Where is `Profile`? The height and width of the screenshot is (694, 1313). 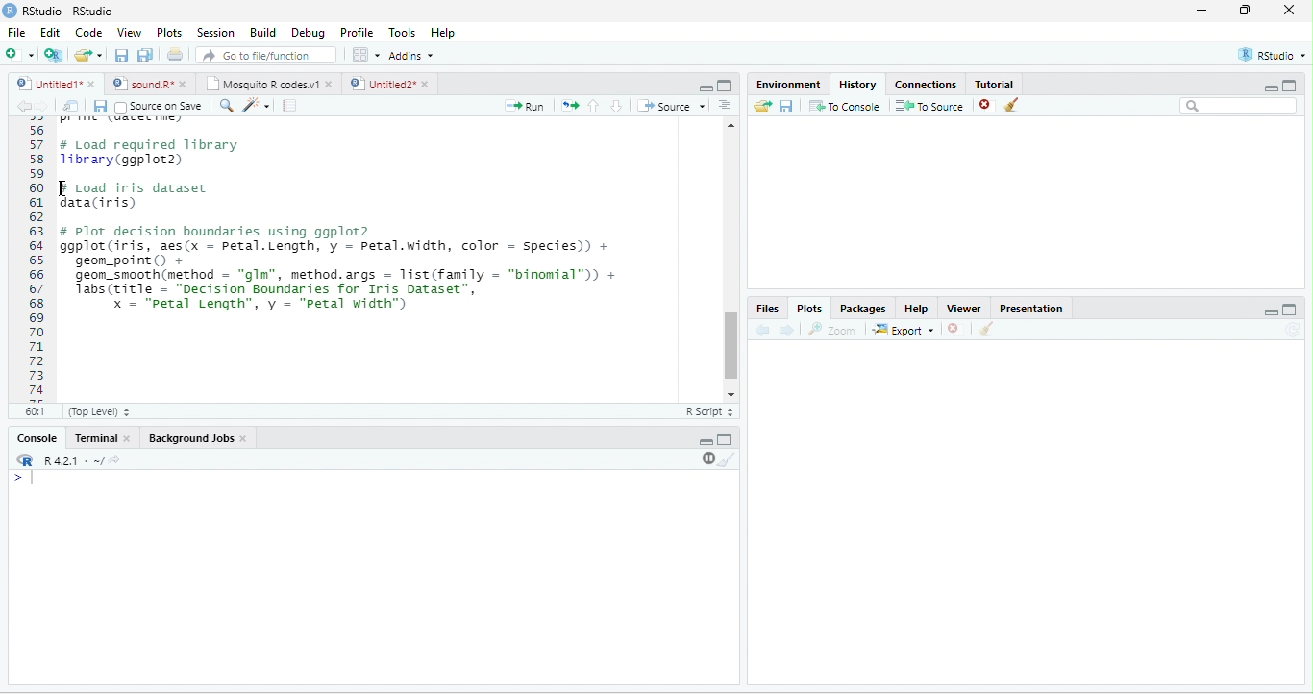
Profile is located at coordinates (359, 33).